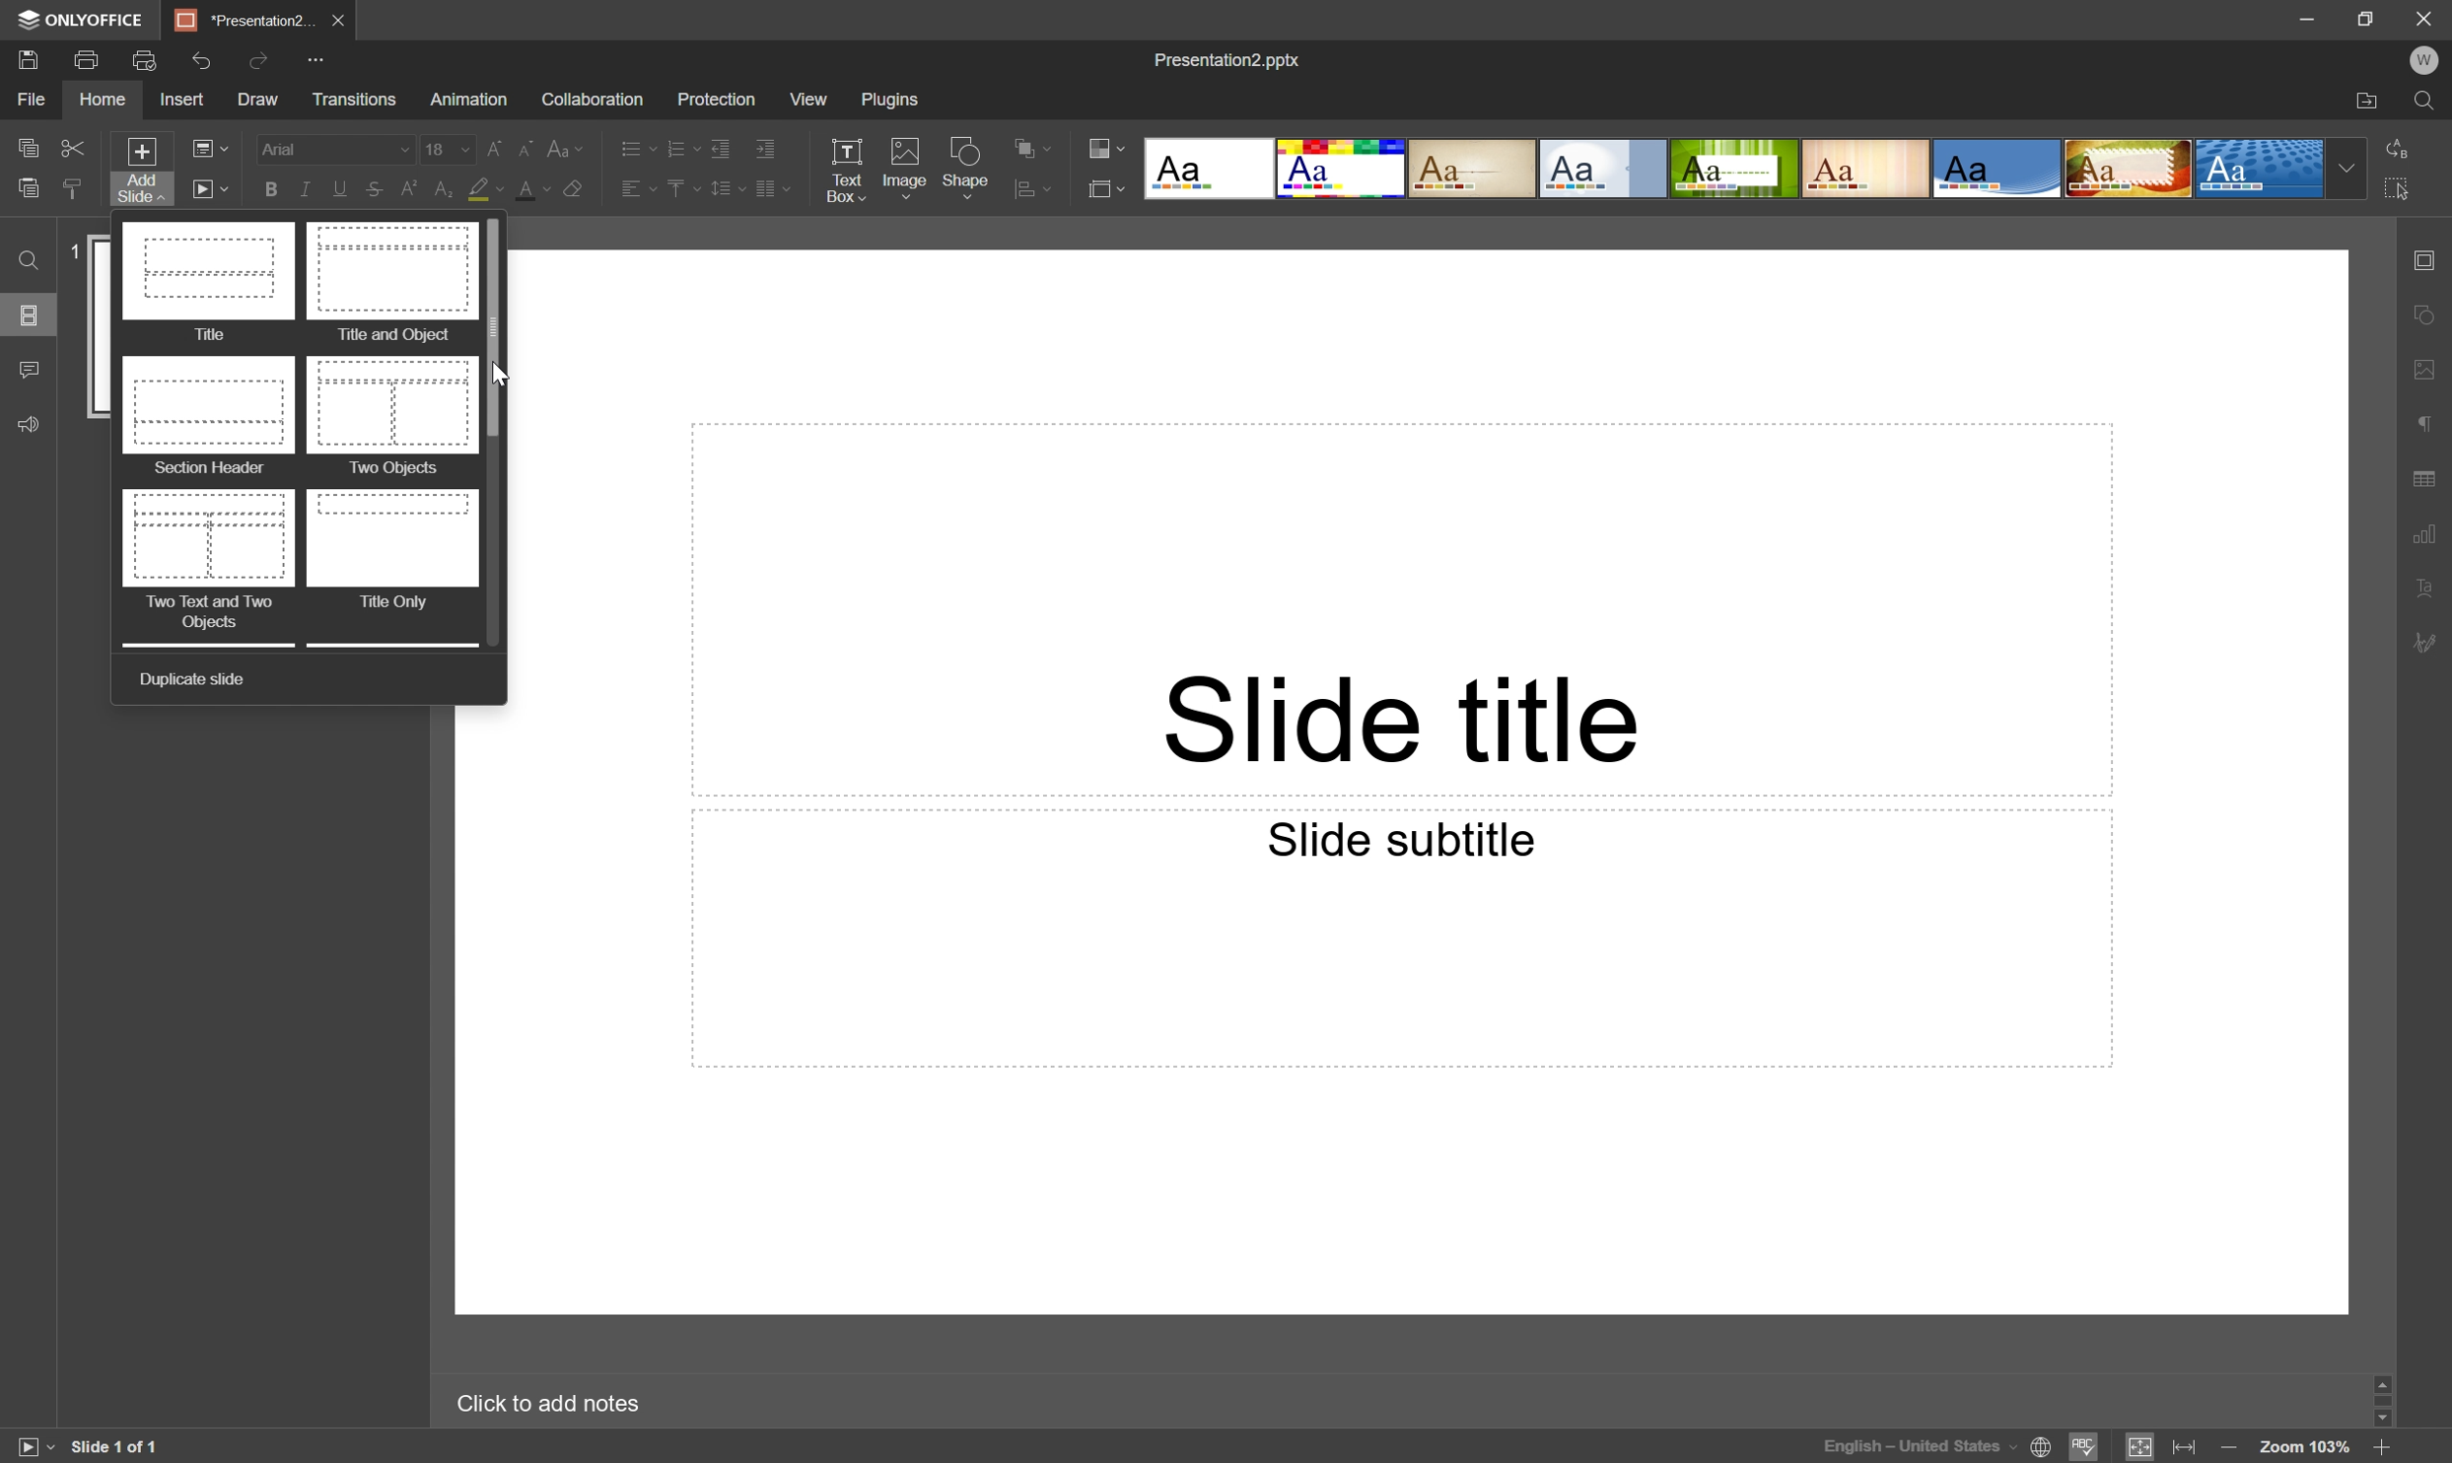 This screenshot has height=1463, width=2452. I want to click on Increase indent, so click(768, 146).